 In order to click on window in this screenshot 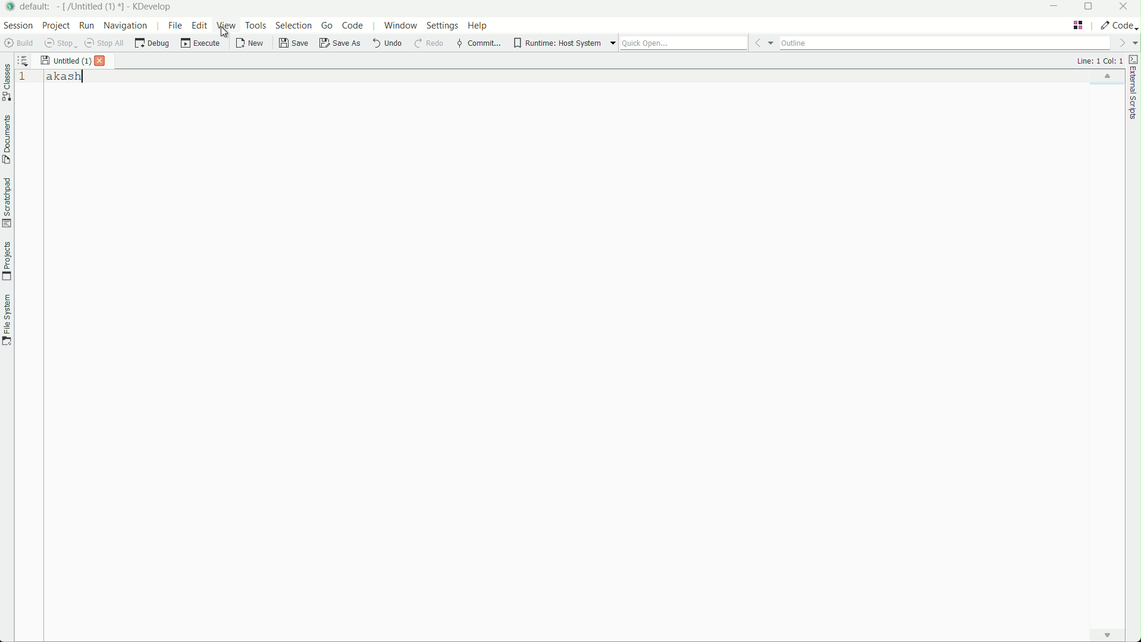, I will do `click(400, 25)`.